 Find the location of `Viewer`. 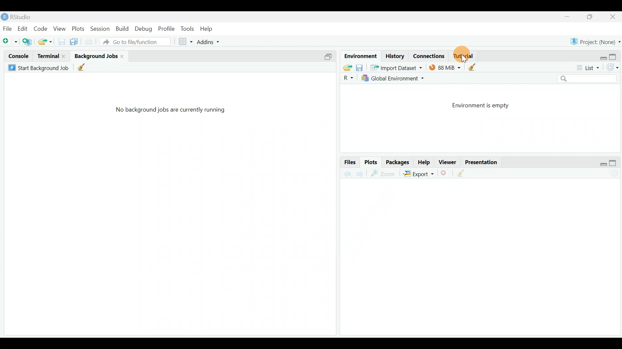

Viewer is located at coordinates (449, 162).